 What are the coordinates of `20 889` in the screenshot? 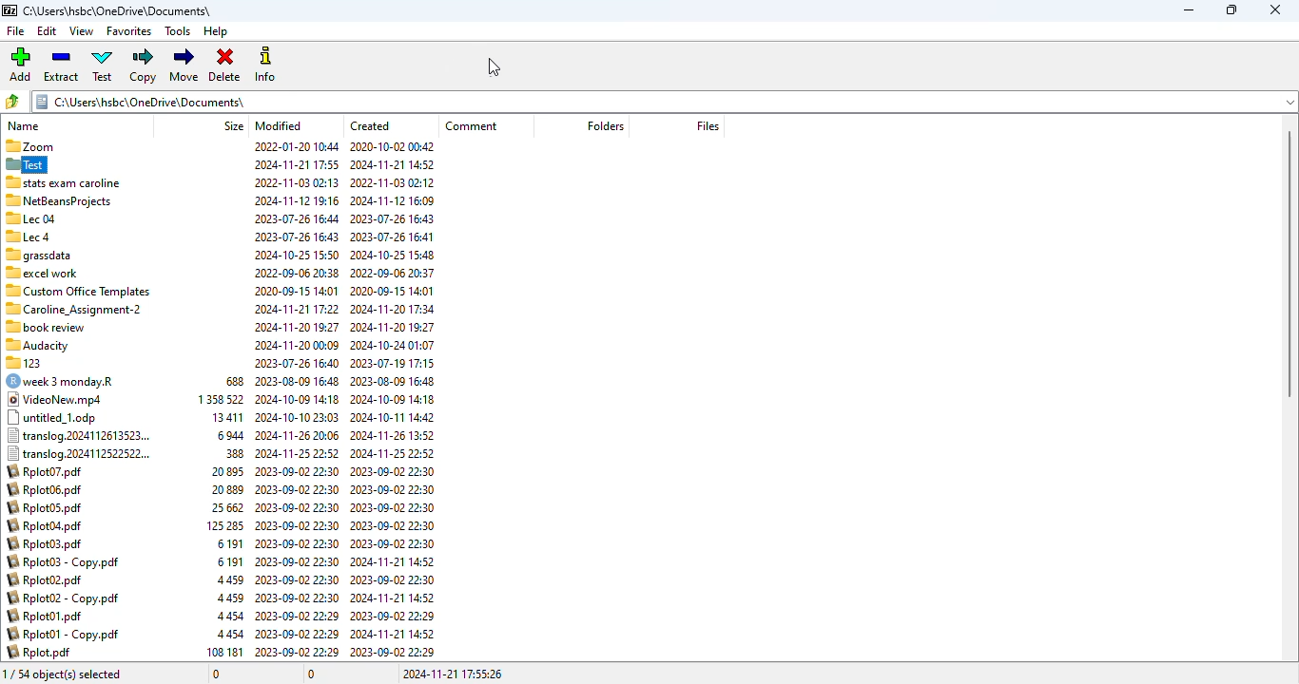 It's located at (228, 489).